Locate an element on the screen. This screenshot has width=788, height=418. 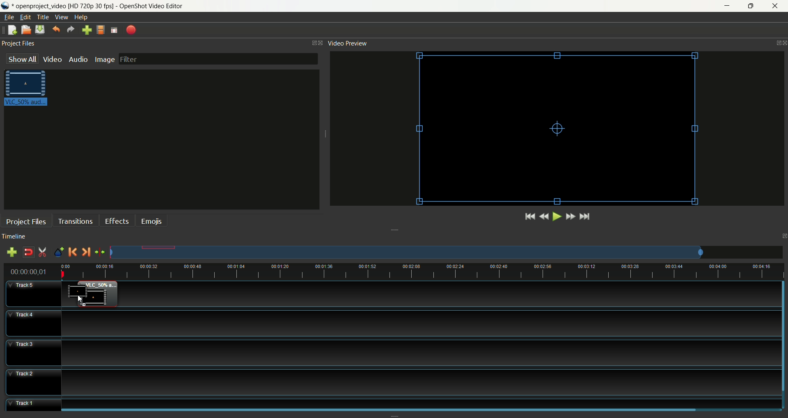
centre the timeline on playhead is located at coordinates (100, 252).